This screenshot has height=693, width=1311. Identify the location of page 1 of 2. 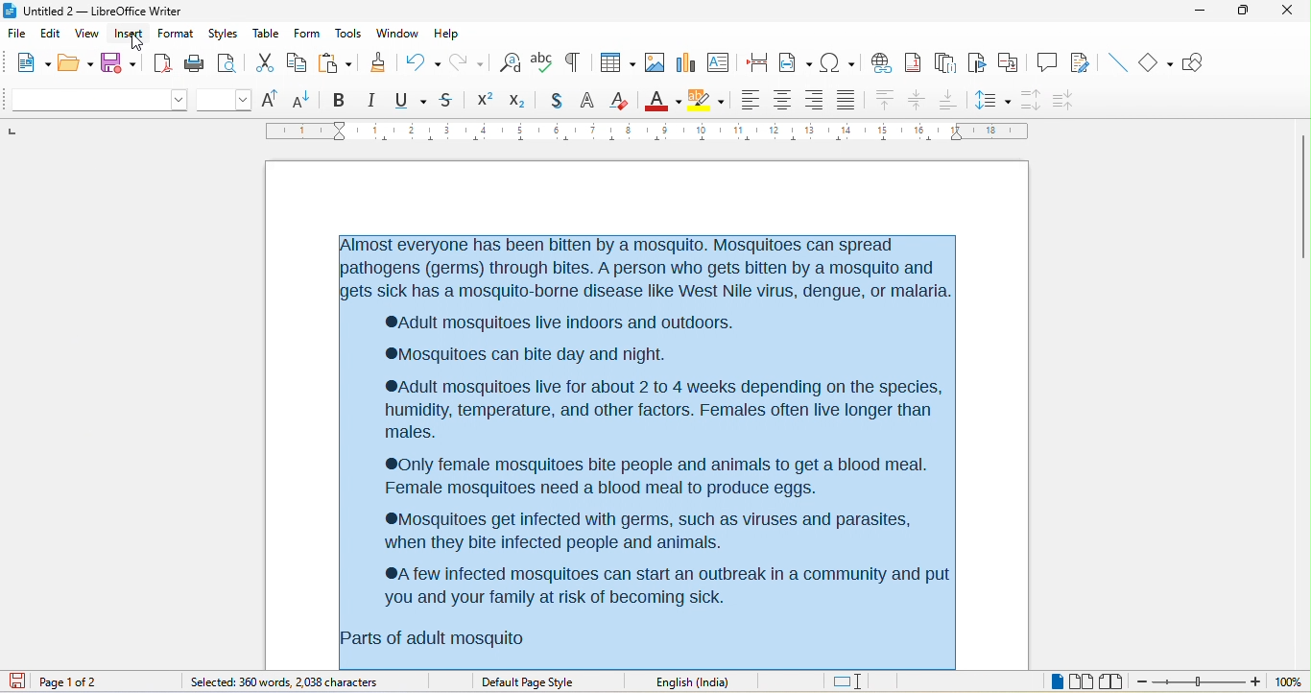
(76, 681).